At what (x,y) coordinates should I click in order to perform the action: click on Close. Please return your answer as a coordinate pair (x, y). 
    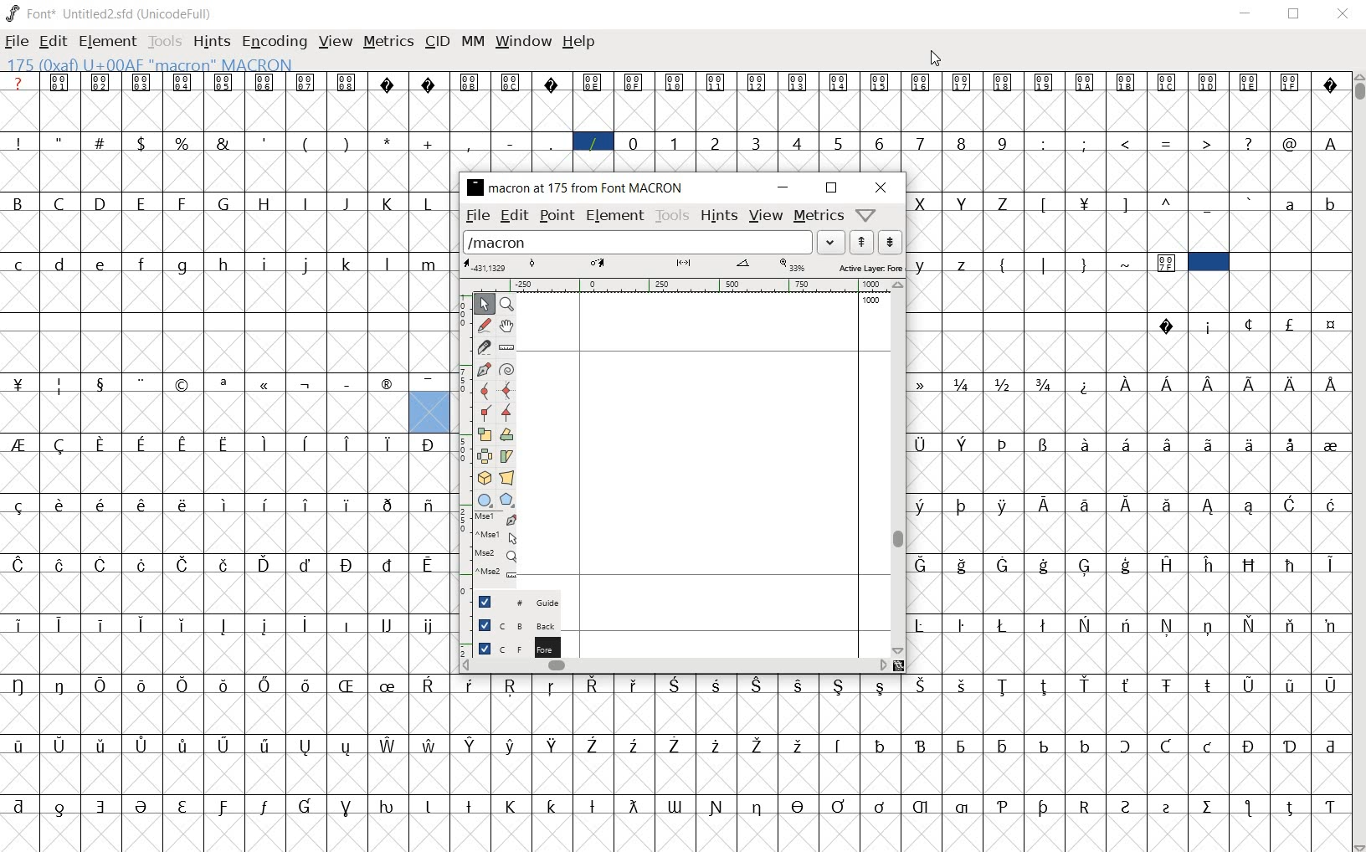
    Looking at the image, I should click on (1343, 14).